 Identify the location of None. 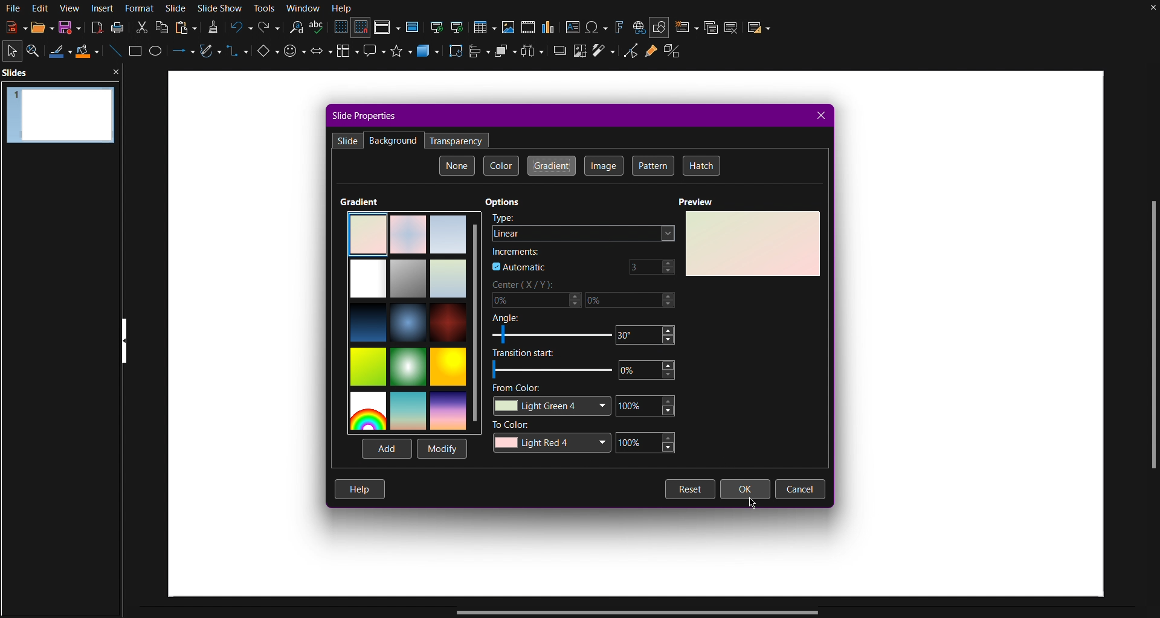
(457, 166).